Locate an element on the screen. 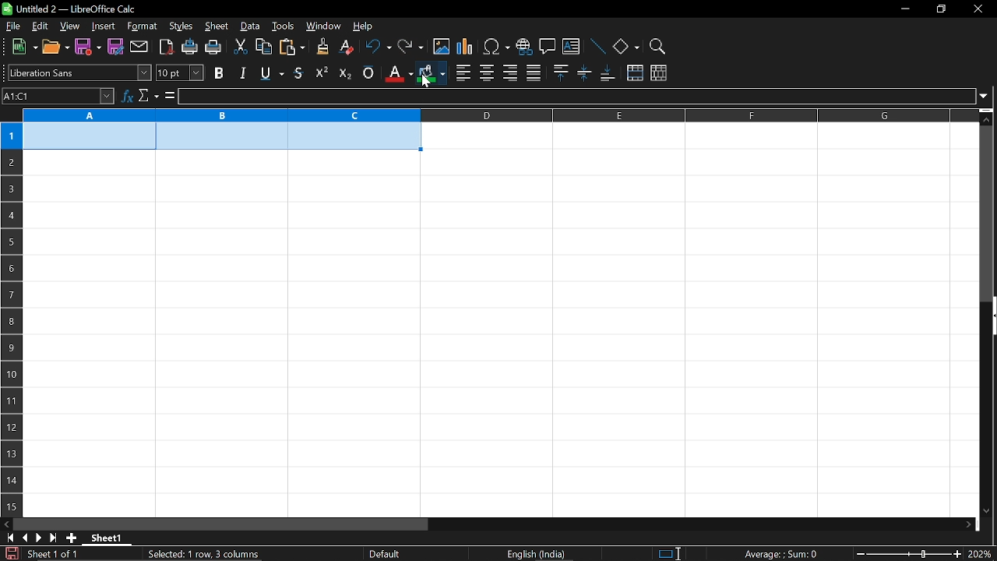 This screenshot has height=561, width=997. undo is located at coordinates (377, 48).